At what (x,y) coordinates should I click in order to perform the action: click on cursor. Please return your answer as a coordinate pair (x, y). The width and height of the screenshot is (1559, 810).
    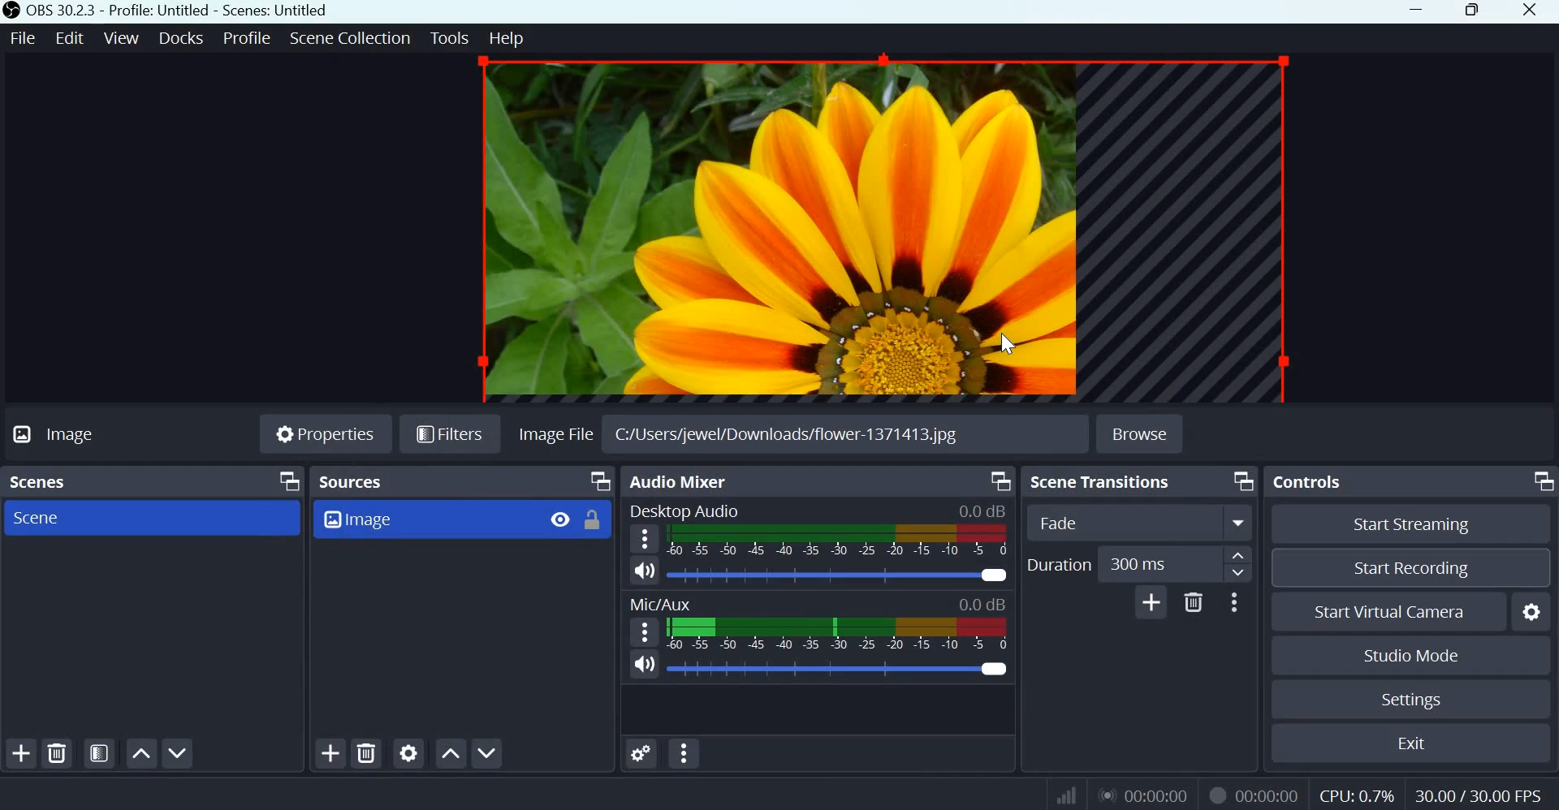
    Looking at the image, I should click on (1002, 347).